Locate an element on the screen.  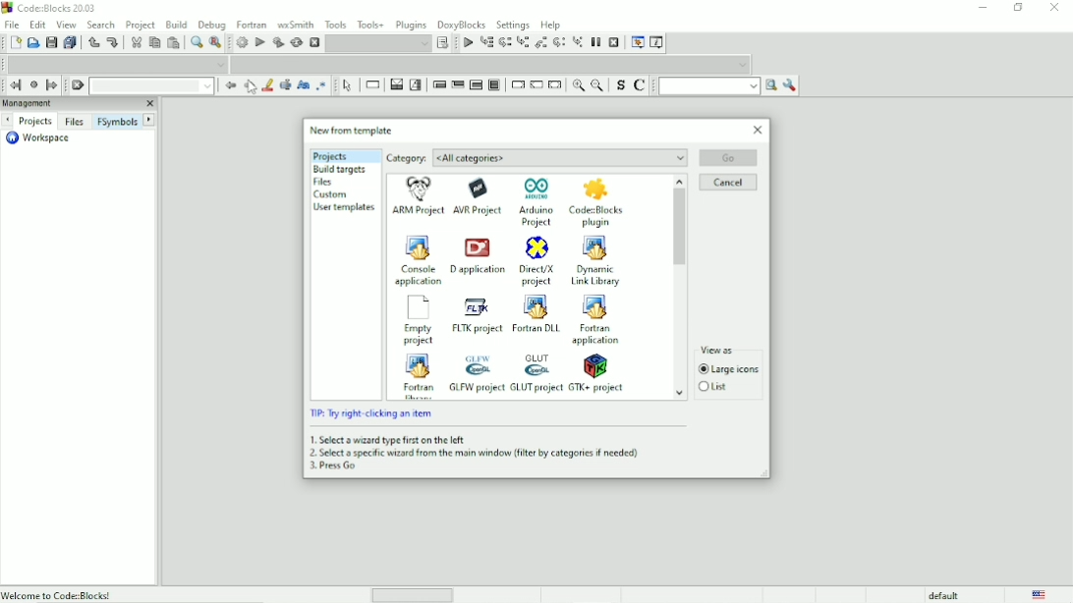
GLUT project is located at coordinates (536, 373).